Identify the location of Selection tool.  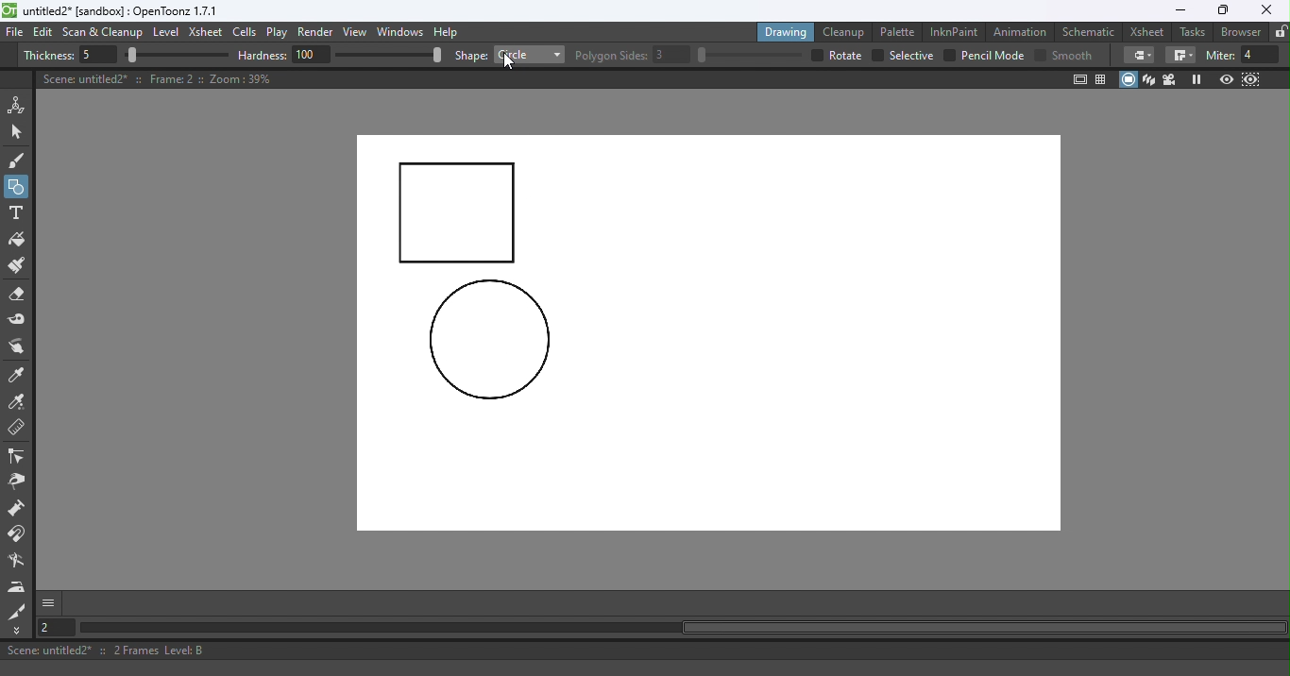
(20, 131).